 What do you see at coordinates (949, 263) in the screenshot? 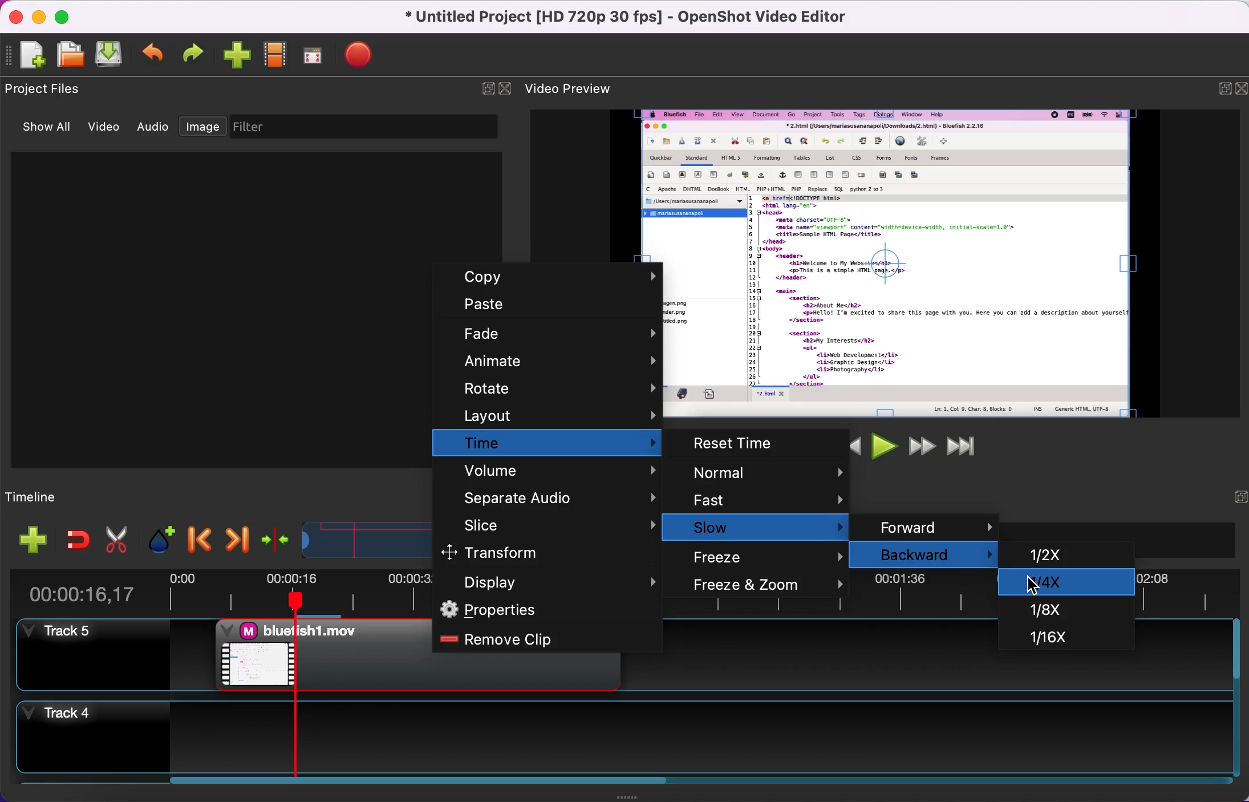
I see `video preview` at bounding box center [949, 263].